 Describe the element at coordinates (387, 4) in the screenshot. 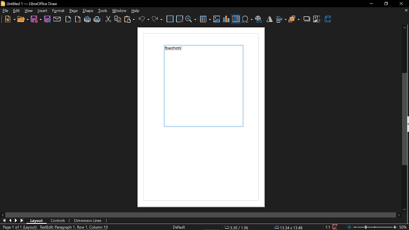

I see `restore down` at that location.